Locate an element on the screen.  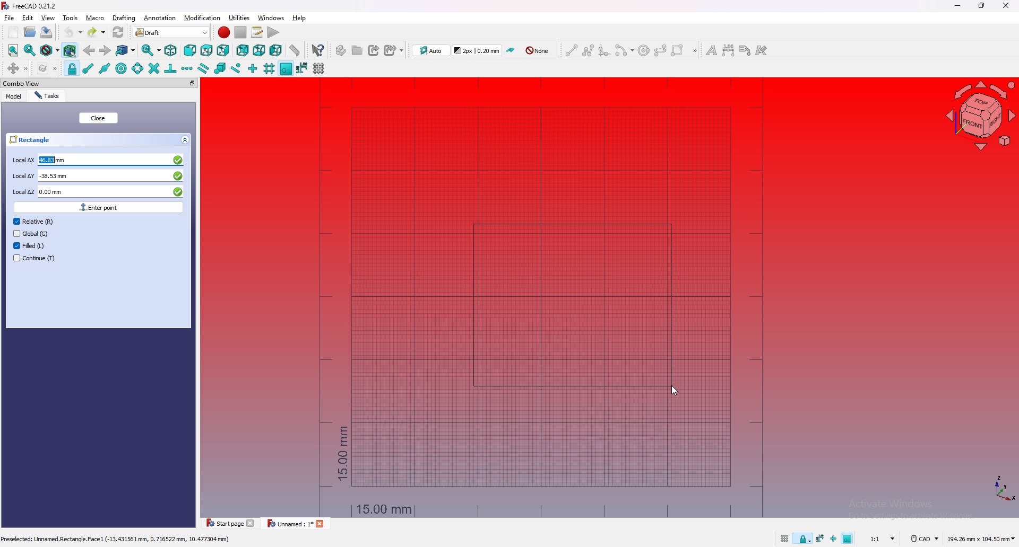
bounding box is located at coordinates (70, 51).